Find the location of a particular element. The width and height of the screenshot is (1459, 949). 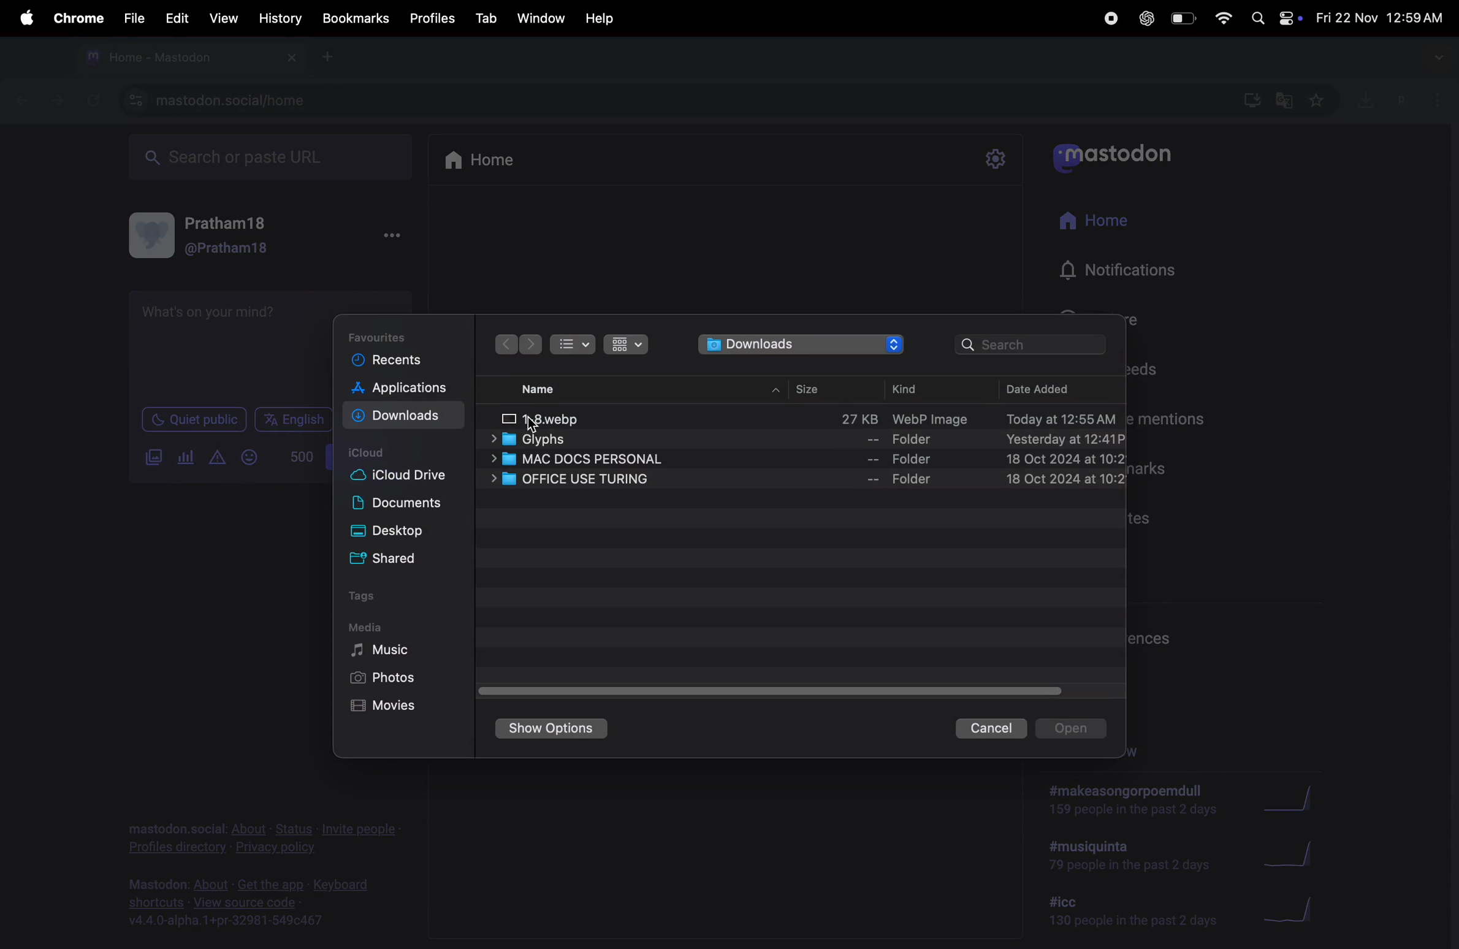

help is located at coordinates (601, 19).